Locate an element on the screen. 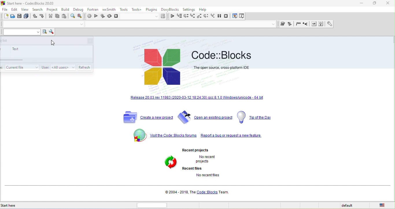 This screenshot has width=395, height=209. cursor is located at coordinates (85, 66).